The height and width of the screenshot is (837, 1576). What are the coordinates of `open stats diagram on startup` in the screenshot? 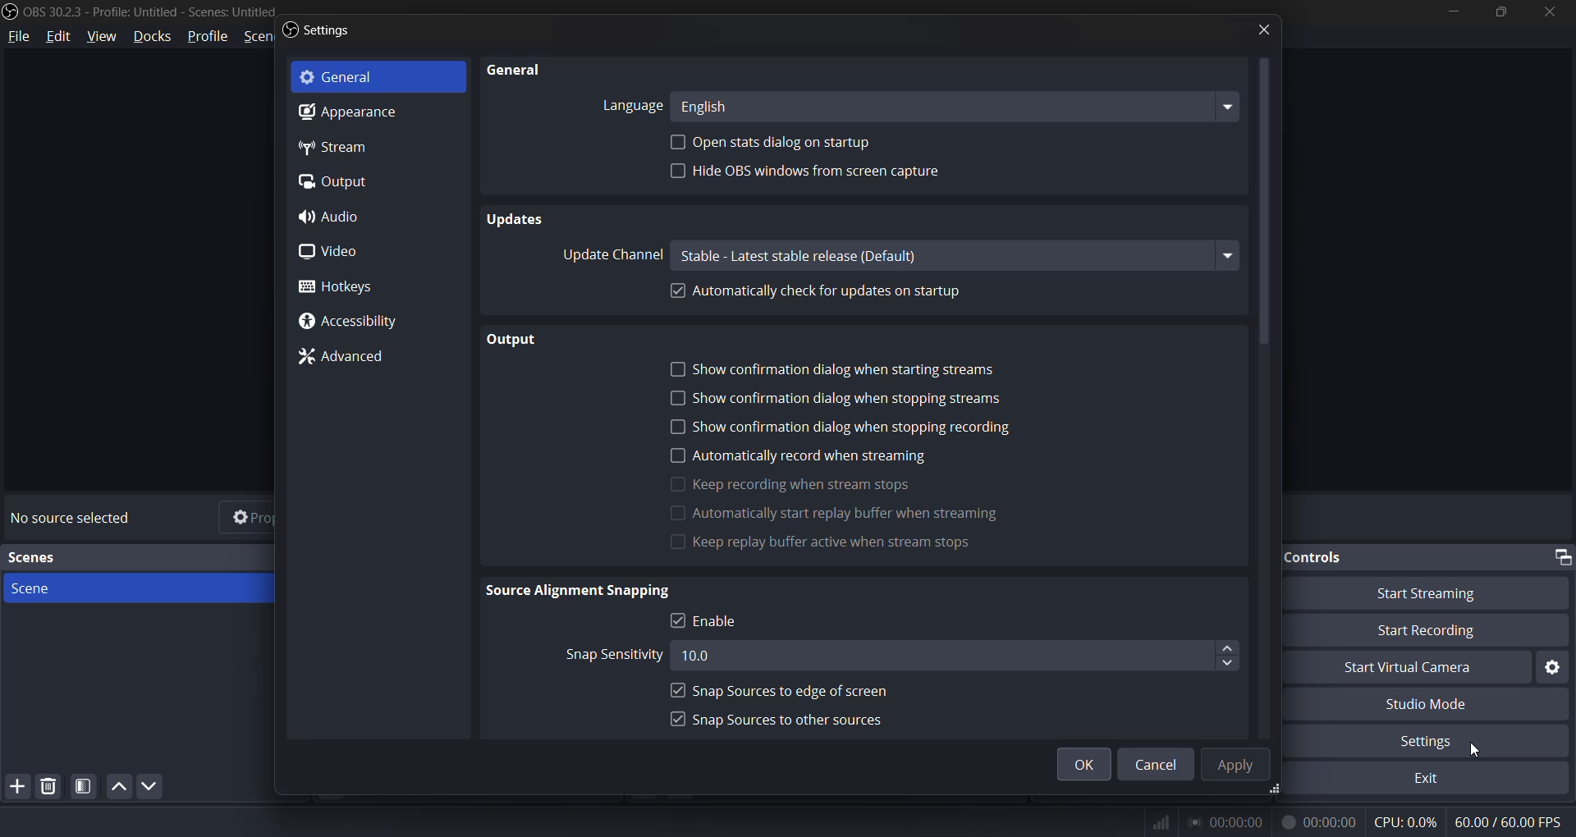 It's located at (787, 142).